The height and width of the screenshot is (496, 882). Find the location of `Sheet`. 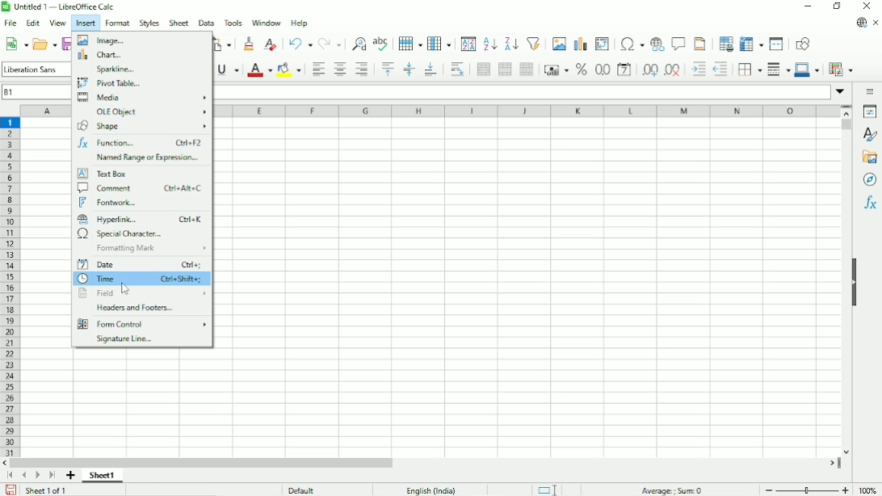

Sheet is located at coordinates (179, 23).